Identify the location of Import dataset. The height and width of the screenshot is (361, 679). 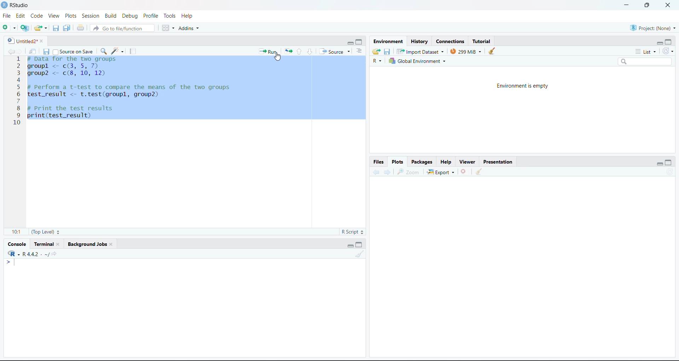
(421, 51).